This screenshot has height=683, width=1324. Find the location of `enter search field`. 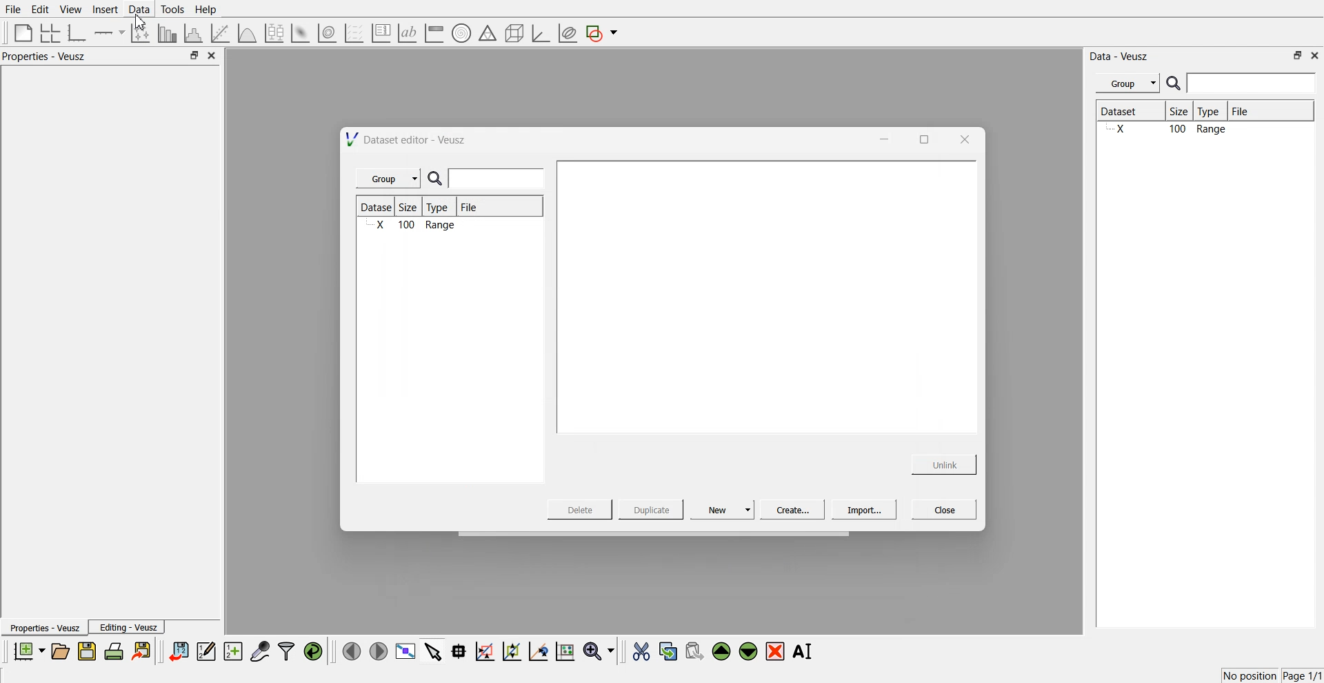

enter search field is located at coordinates (1253, 83).